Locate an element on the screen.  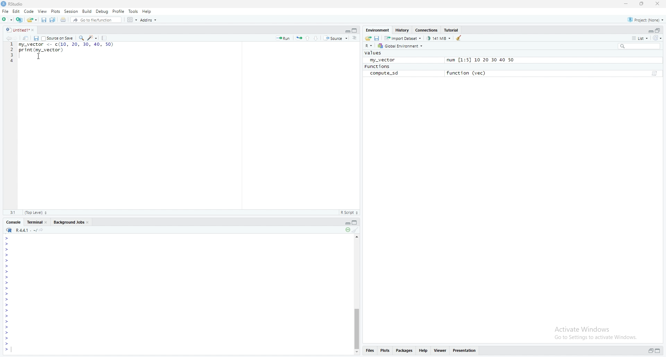
Workspace panes is located at coordinates (131, 19).